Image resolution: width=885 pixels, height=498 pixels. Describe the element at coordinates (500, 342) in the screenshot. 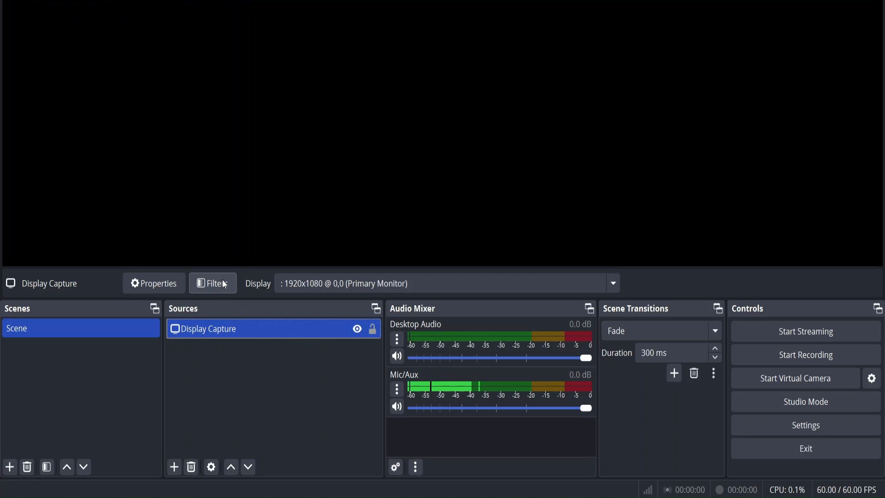

I see `desktop audio` at that location.